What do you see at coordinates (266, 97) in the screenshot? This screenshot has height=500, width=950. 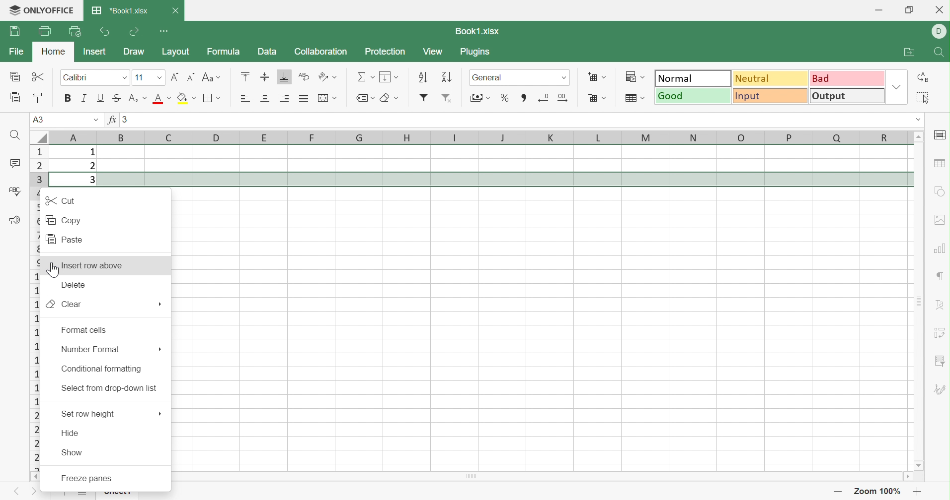 I see `Align Center` at bounding box center [266, 97].